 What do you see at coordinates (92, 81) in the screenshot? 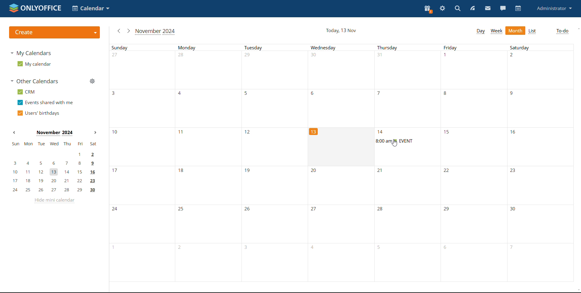
I see `manage` at bounding box center [92, 81].